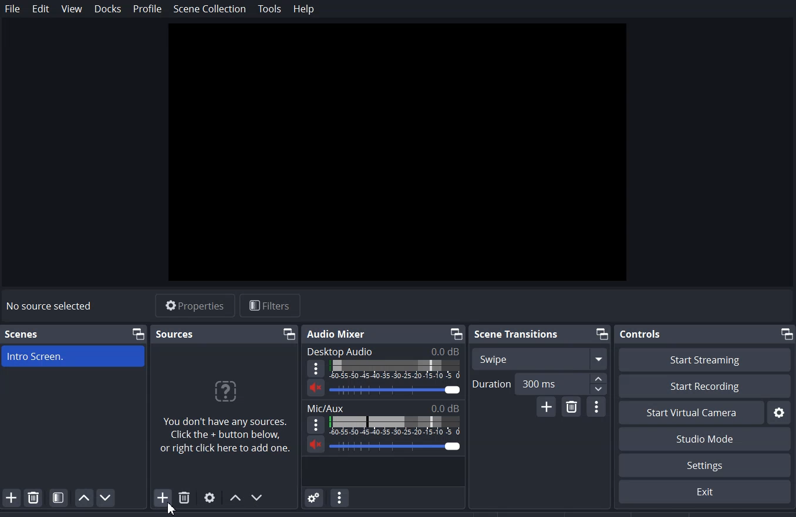 The image size is (796, 517). What do you see at coordinates (572, 407) in the screenshot?
I see `Remove Configurable transition` at bounding box center [572, 407].